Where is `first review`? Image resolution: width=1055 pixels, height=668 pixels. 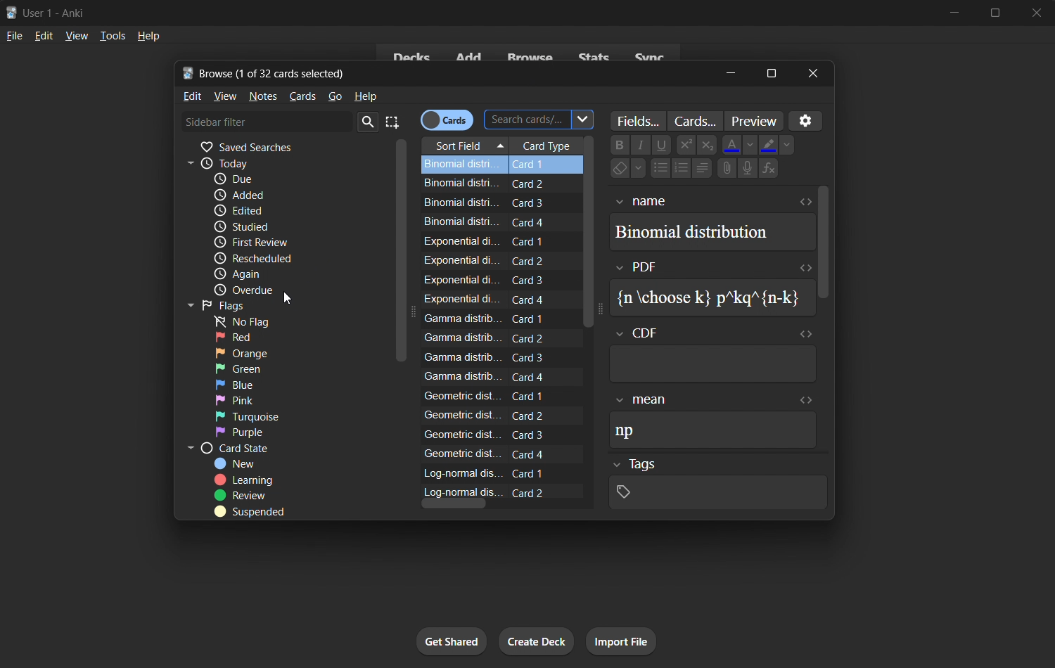
first review is located at coordinates (264, 244).